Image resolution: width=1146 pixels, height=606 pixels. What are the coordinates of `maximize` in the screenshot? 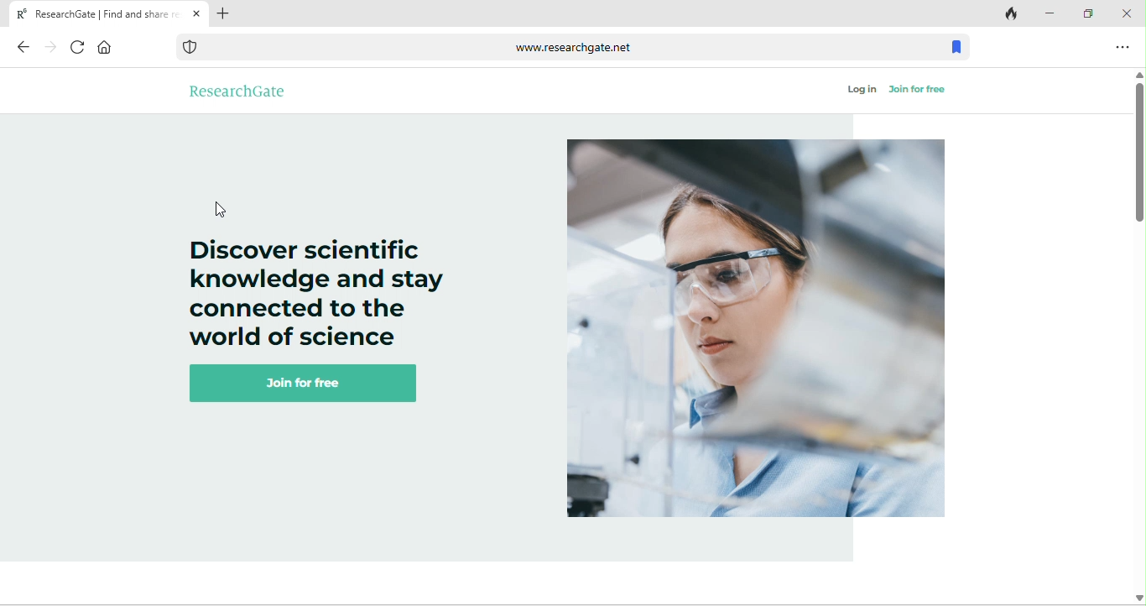 It's located at (1086, 13).